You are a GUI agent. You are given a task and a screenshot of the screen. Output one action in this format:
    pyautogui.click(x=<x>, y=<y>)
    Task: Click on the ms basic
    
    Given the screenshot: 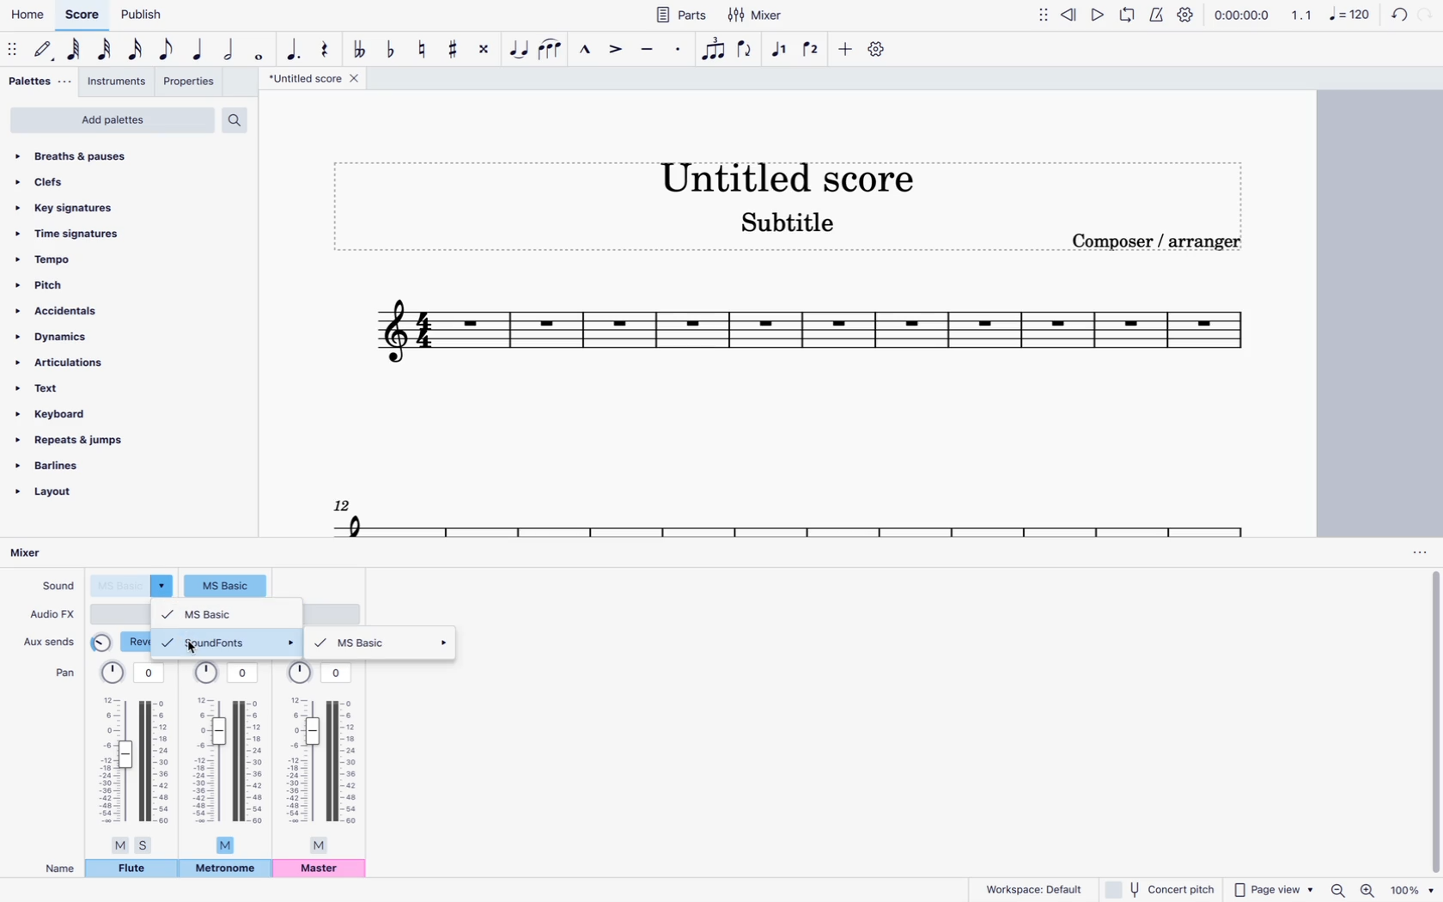 What is the action you would take?
    pyautogui.click(x=384, y=643)
    